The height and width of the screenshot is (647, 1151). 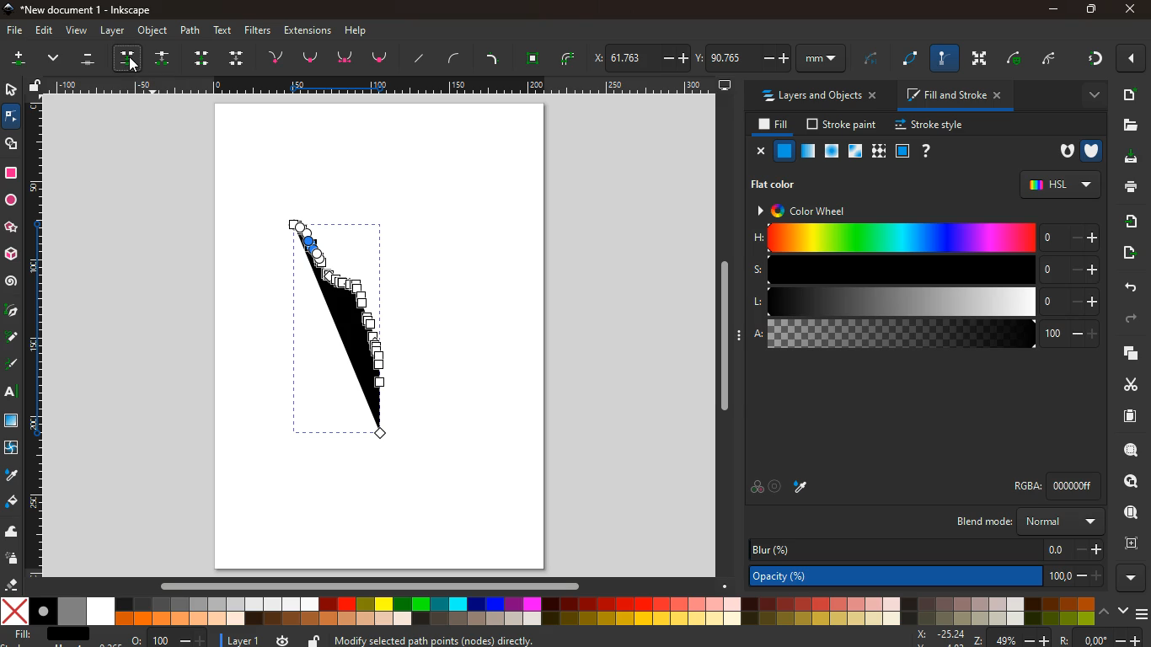 What do you see at coordinates (373, 585) in the screenshot?
I see `horizontal slider` at bounding box center [373, 585].